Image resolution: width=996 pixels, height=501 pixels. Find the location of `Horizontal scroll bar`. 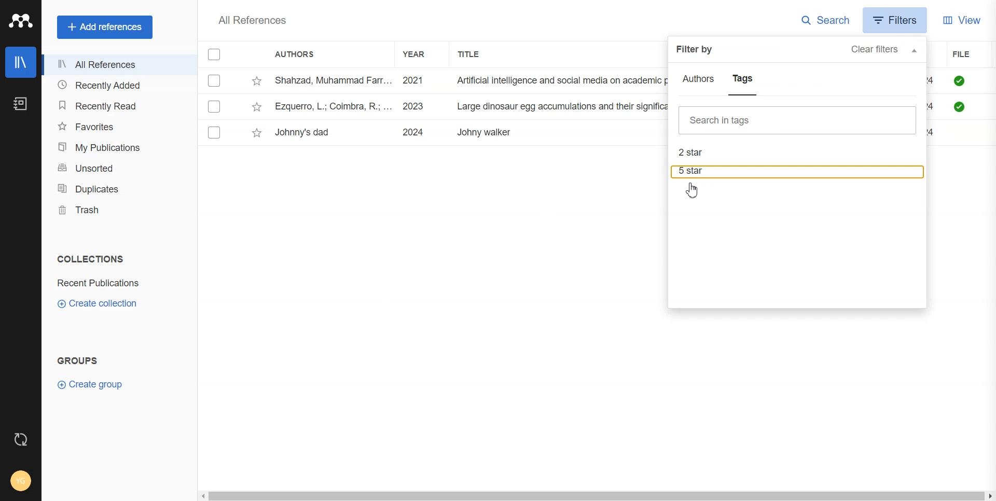

Horizontal scroll bar is located at coordinates (596, 497).